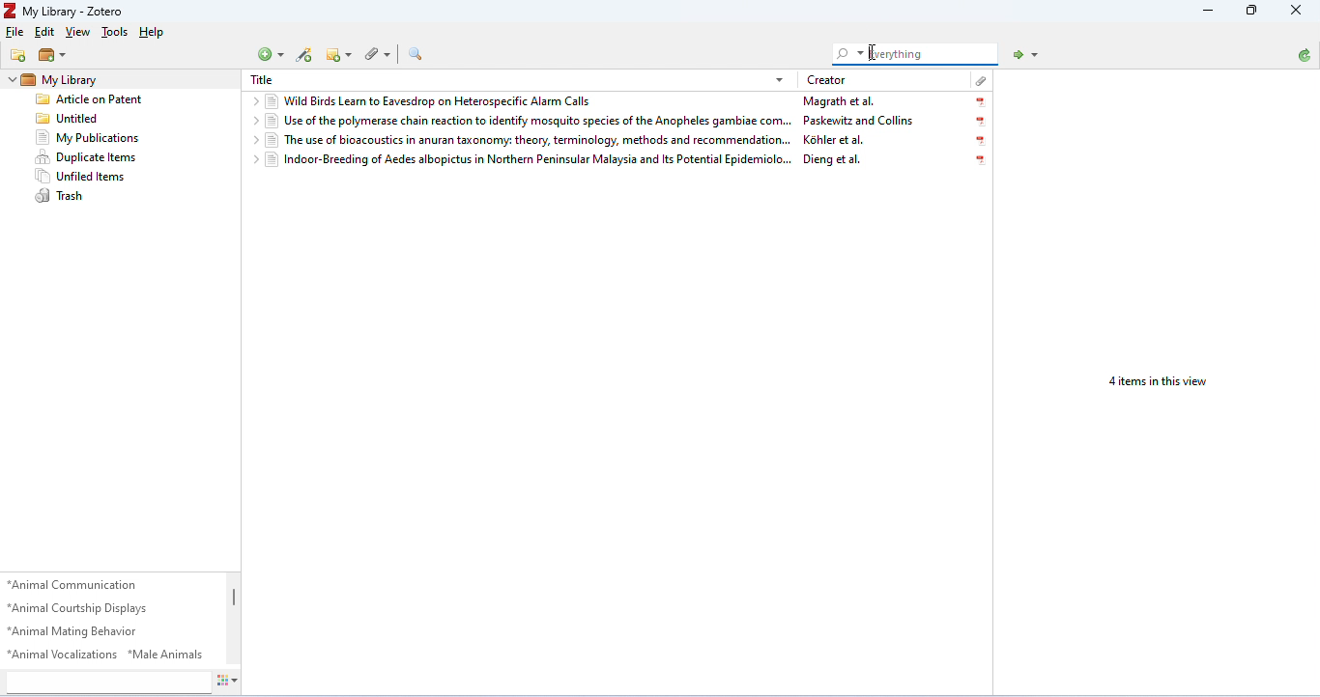 Image resolution: width=1320 pixels, height=697 pixels. What do you see at coordinates (1210, 11) in the screenshot?
I see `Restore Down` at bounding box center [1210, 11].